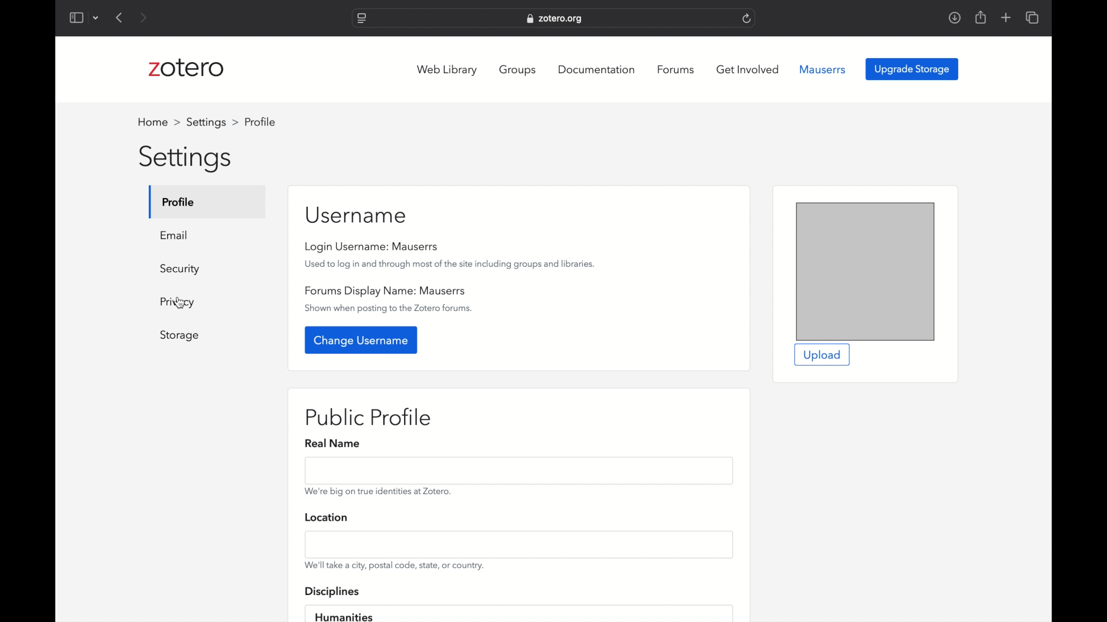 Image resolution: width=1107 pixels, height=622 pixels. Describe the element at coordinates (446, 70) in the screenshot. I see `web library` at that location.